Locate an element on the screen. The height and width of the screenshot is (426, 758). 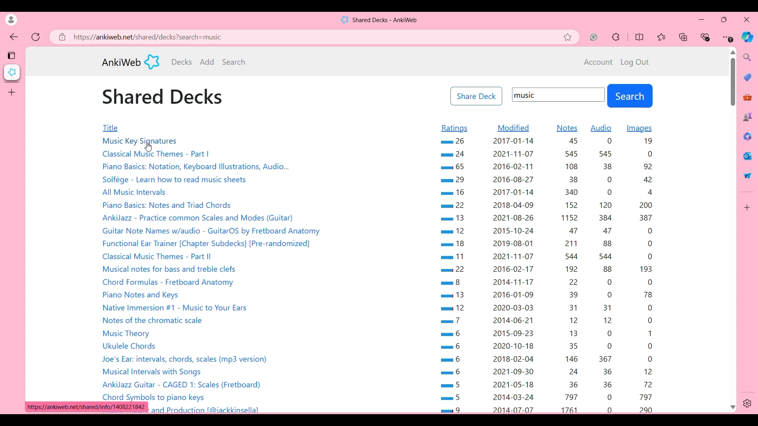
https://ankiweb.net/shared/decks?search=music is located at coordinates (156, 37).